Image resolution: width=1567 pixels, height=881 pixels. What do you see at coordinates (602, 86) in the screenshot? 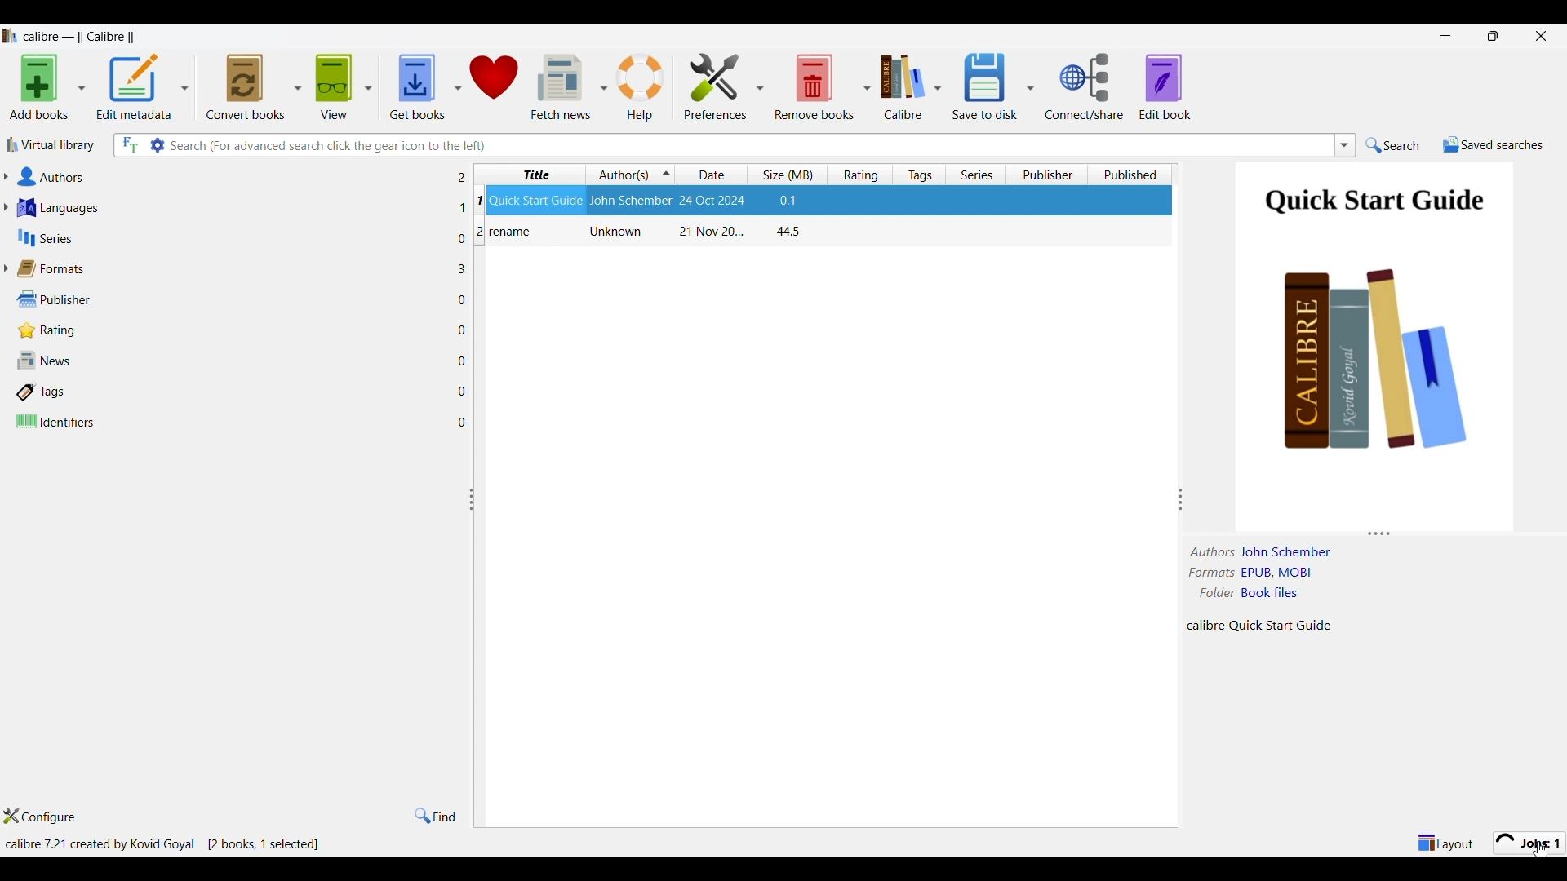
I see `Fetch news column` at bounding box center [602, 86].